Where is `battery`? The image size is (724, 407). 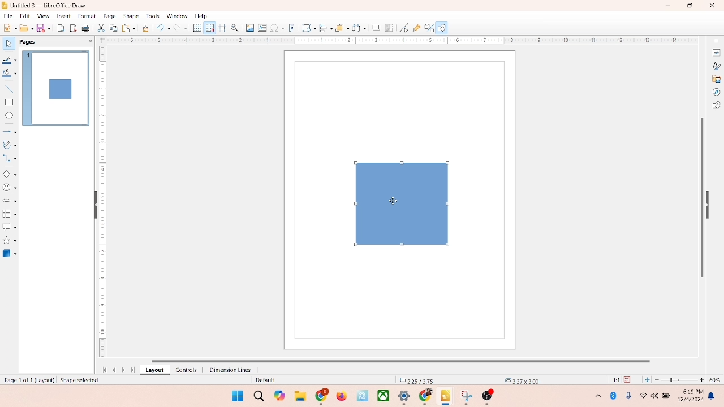
battery is located at coordinates (667, 396).